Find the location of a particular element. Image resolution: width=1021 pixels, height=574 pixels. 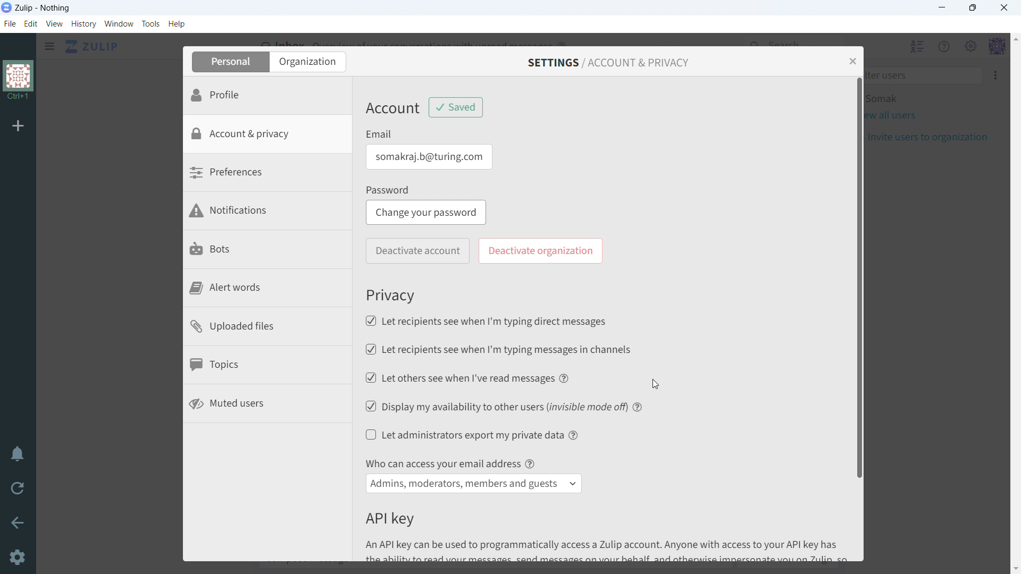

Account is located at coordinates (392, 109).